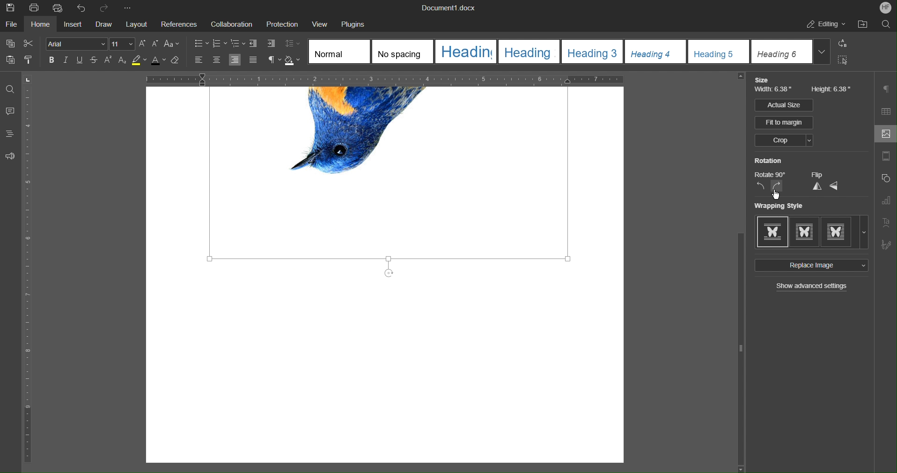 Image resolution: width=897 pixels, height=473 pixels. What do you see at coordinates (770, 175) in the screenshot?
I see `Rotate 90 degrees` at bounding box center [770, 175].